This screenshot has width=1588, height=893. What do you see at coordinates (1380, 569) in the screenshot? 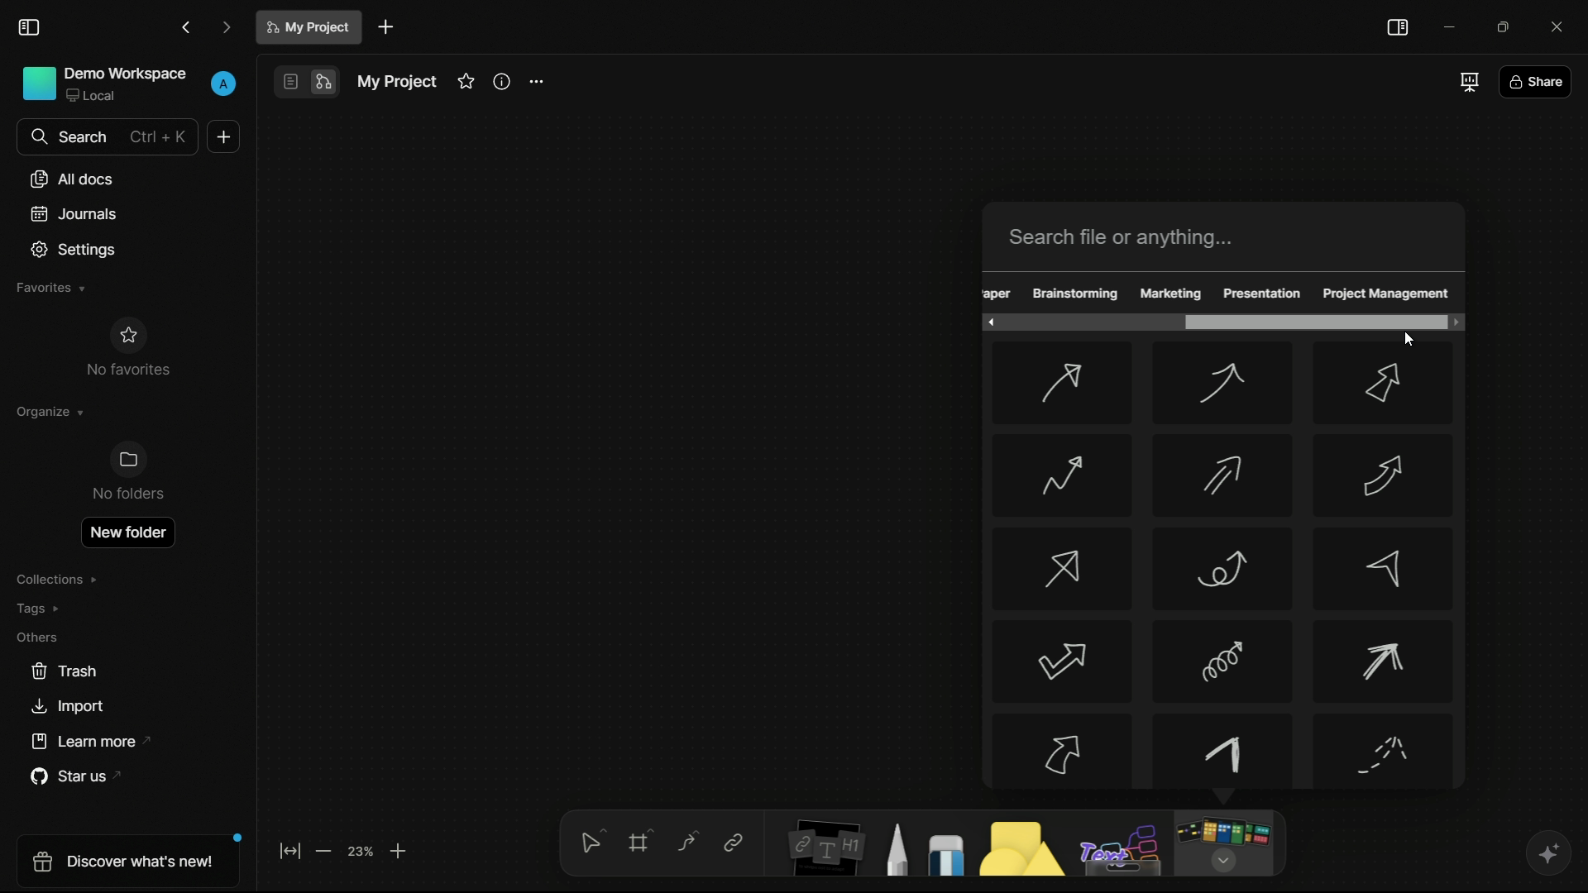
I see `arrow-9` at bounding box center [1380, 569].